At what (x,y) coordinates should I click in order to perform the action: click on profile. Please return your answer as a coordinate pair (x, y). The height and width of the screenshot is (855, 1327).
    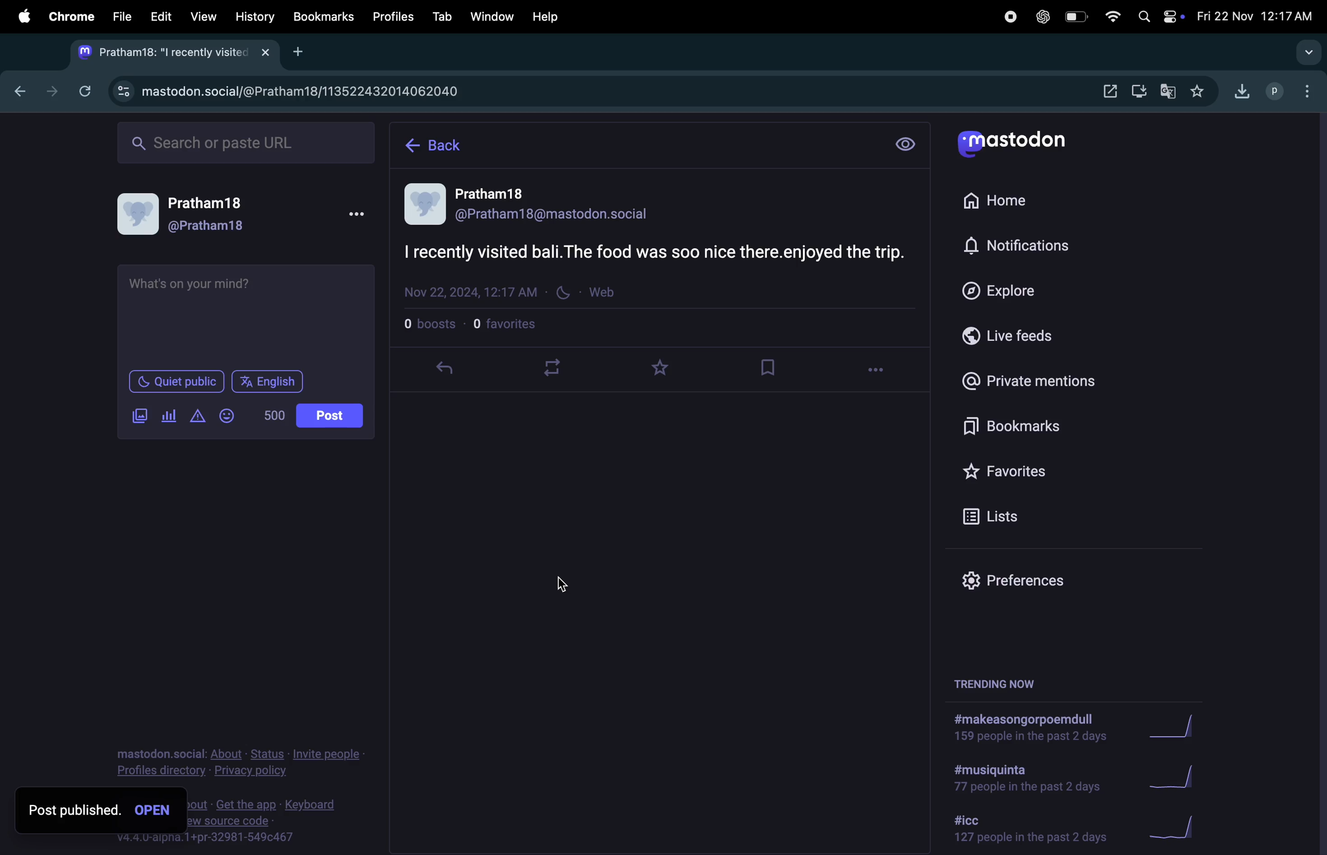
    Looking at the image, I should click on (1272, 92).